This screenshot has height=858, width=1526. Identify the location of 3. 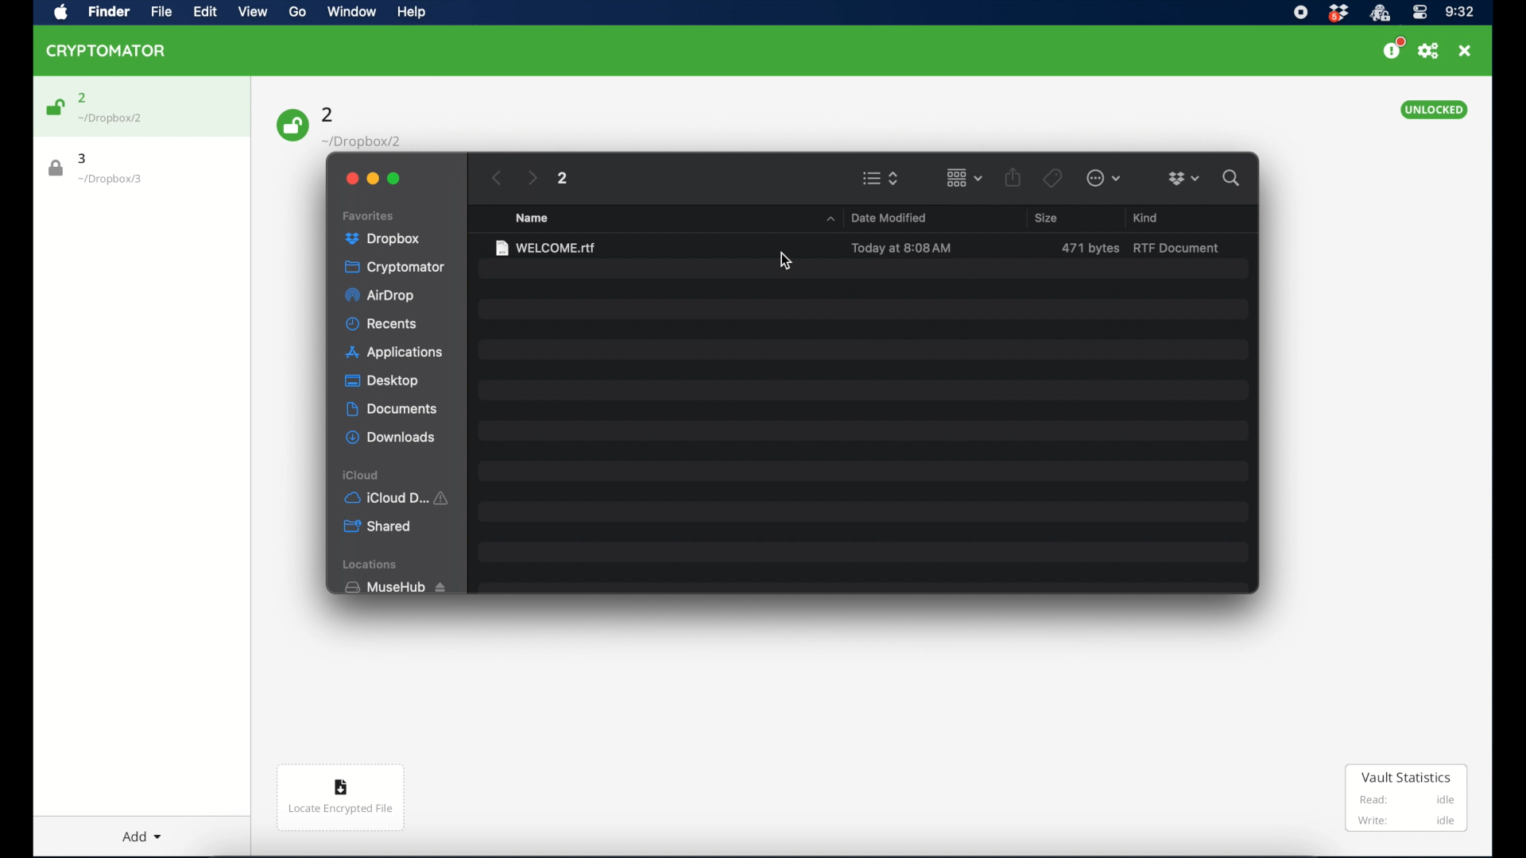
(87, 158).